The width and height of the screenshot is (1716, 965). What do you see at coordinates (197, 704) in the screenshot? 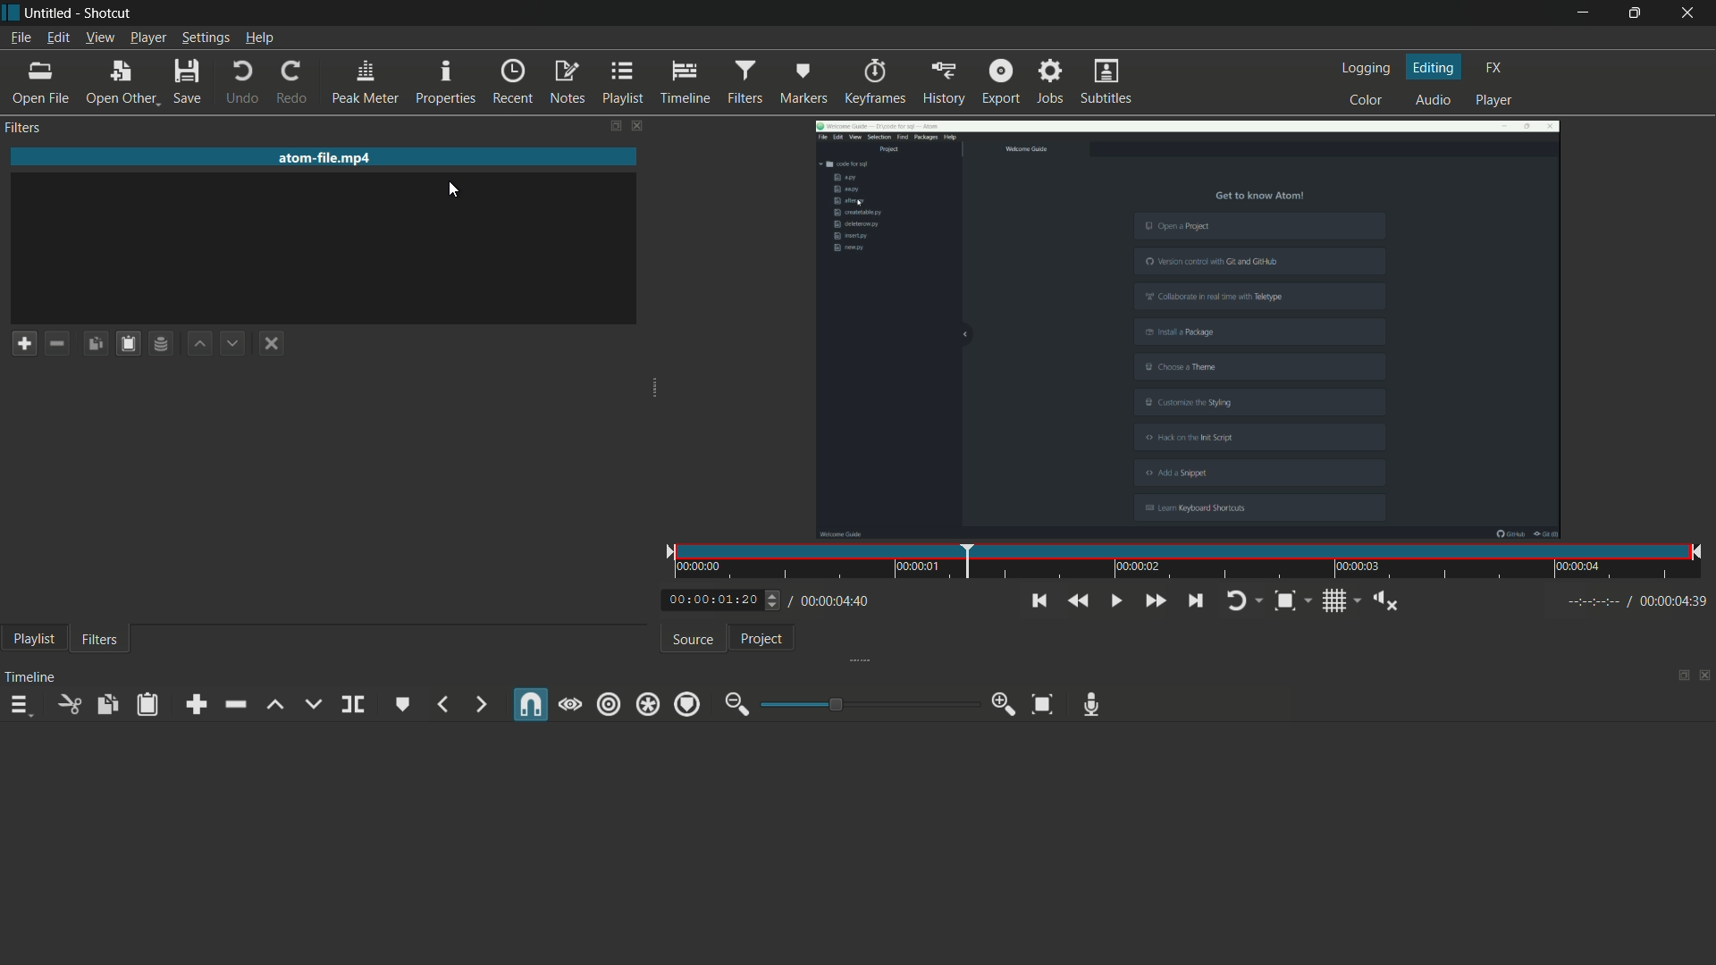
I see `append` at bounding box center [197, 704].